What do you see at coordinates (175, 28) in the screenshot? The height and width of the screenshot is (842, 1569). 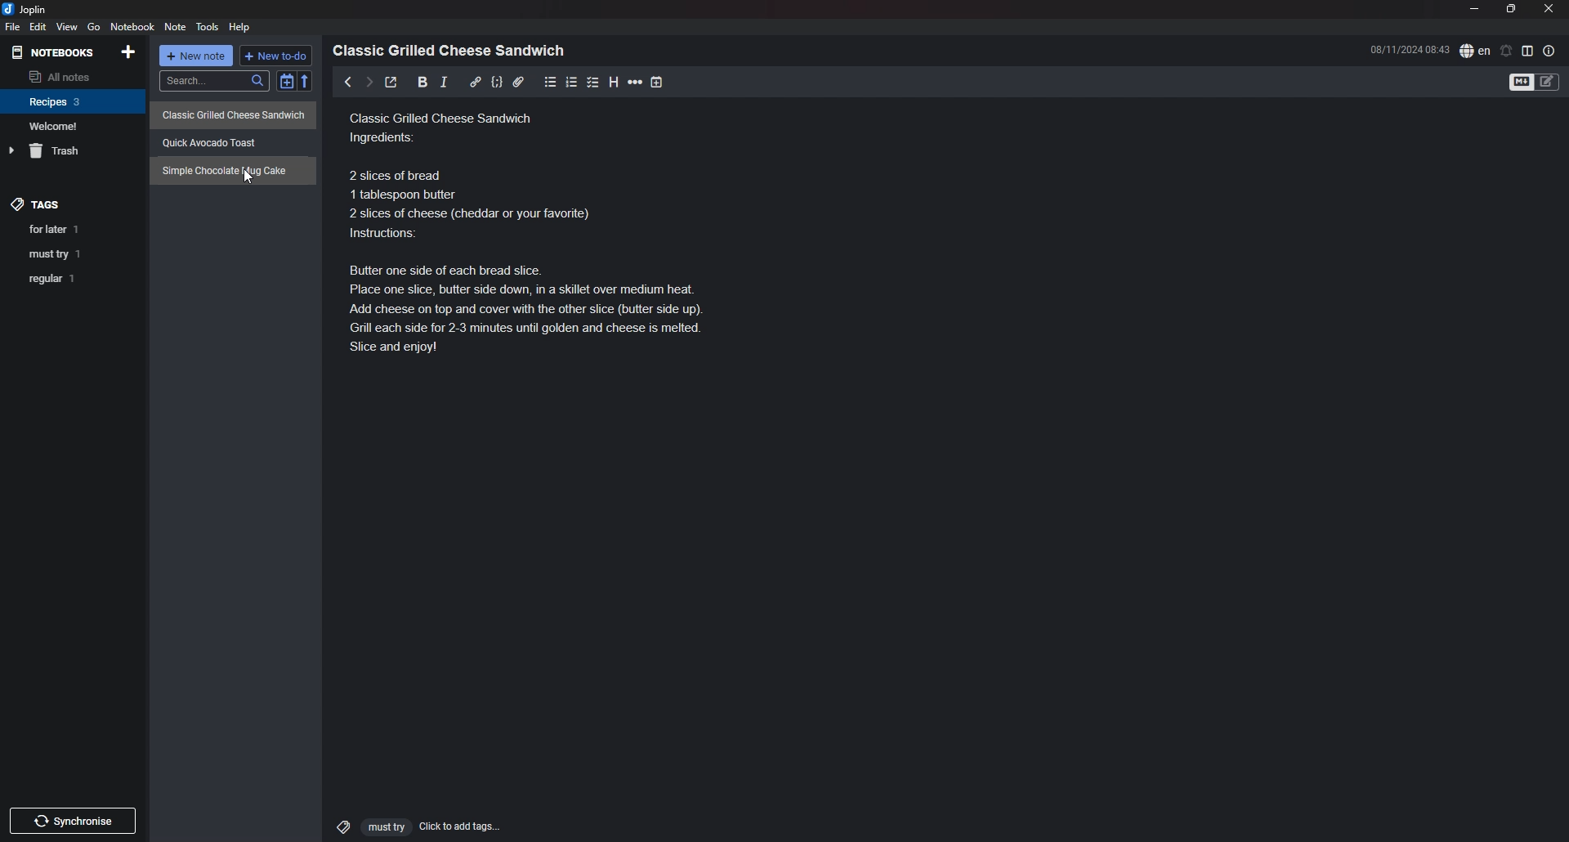 I see `note` at bounding box center [175, 28].